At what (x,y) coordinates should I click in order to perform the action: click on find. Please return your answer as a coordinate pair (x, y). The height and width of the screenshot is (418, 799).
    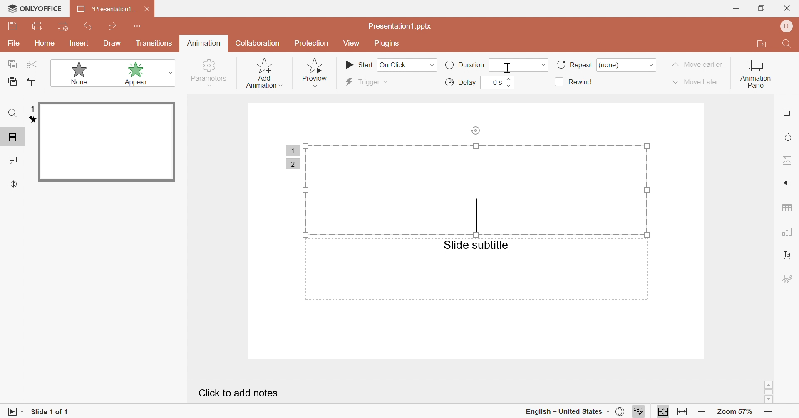
    Looking at the image, I should click on (788, 44).